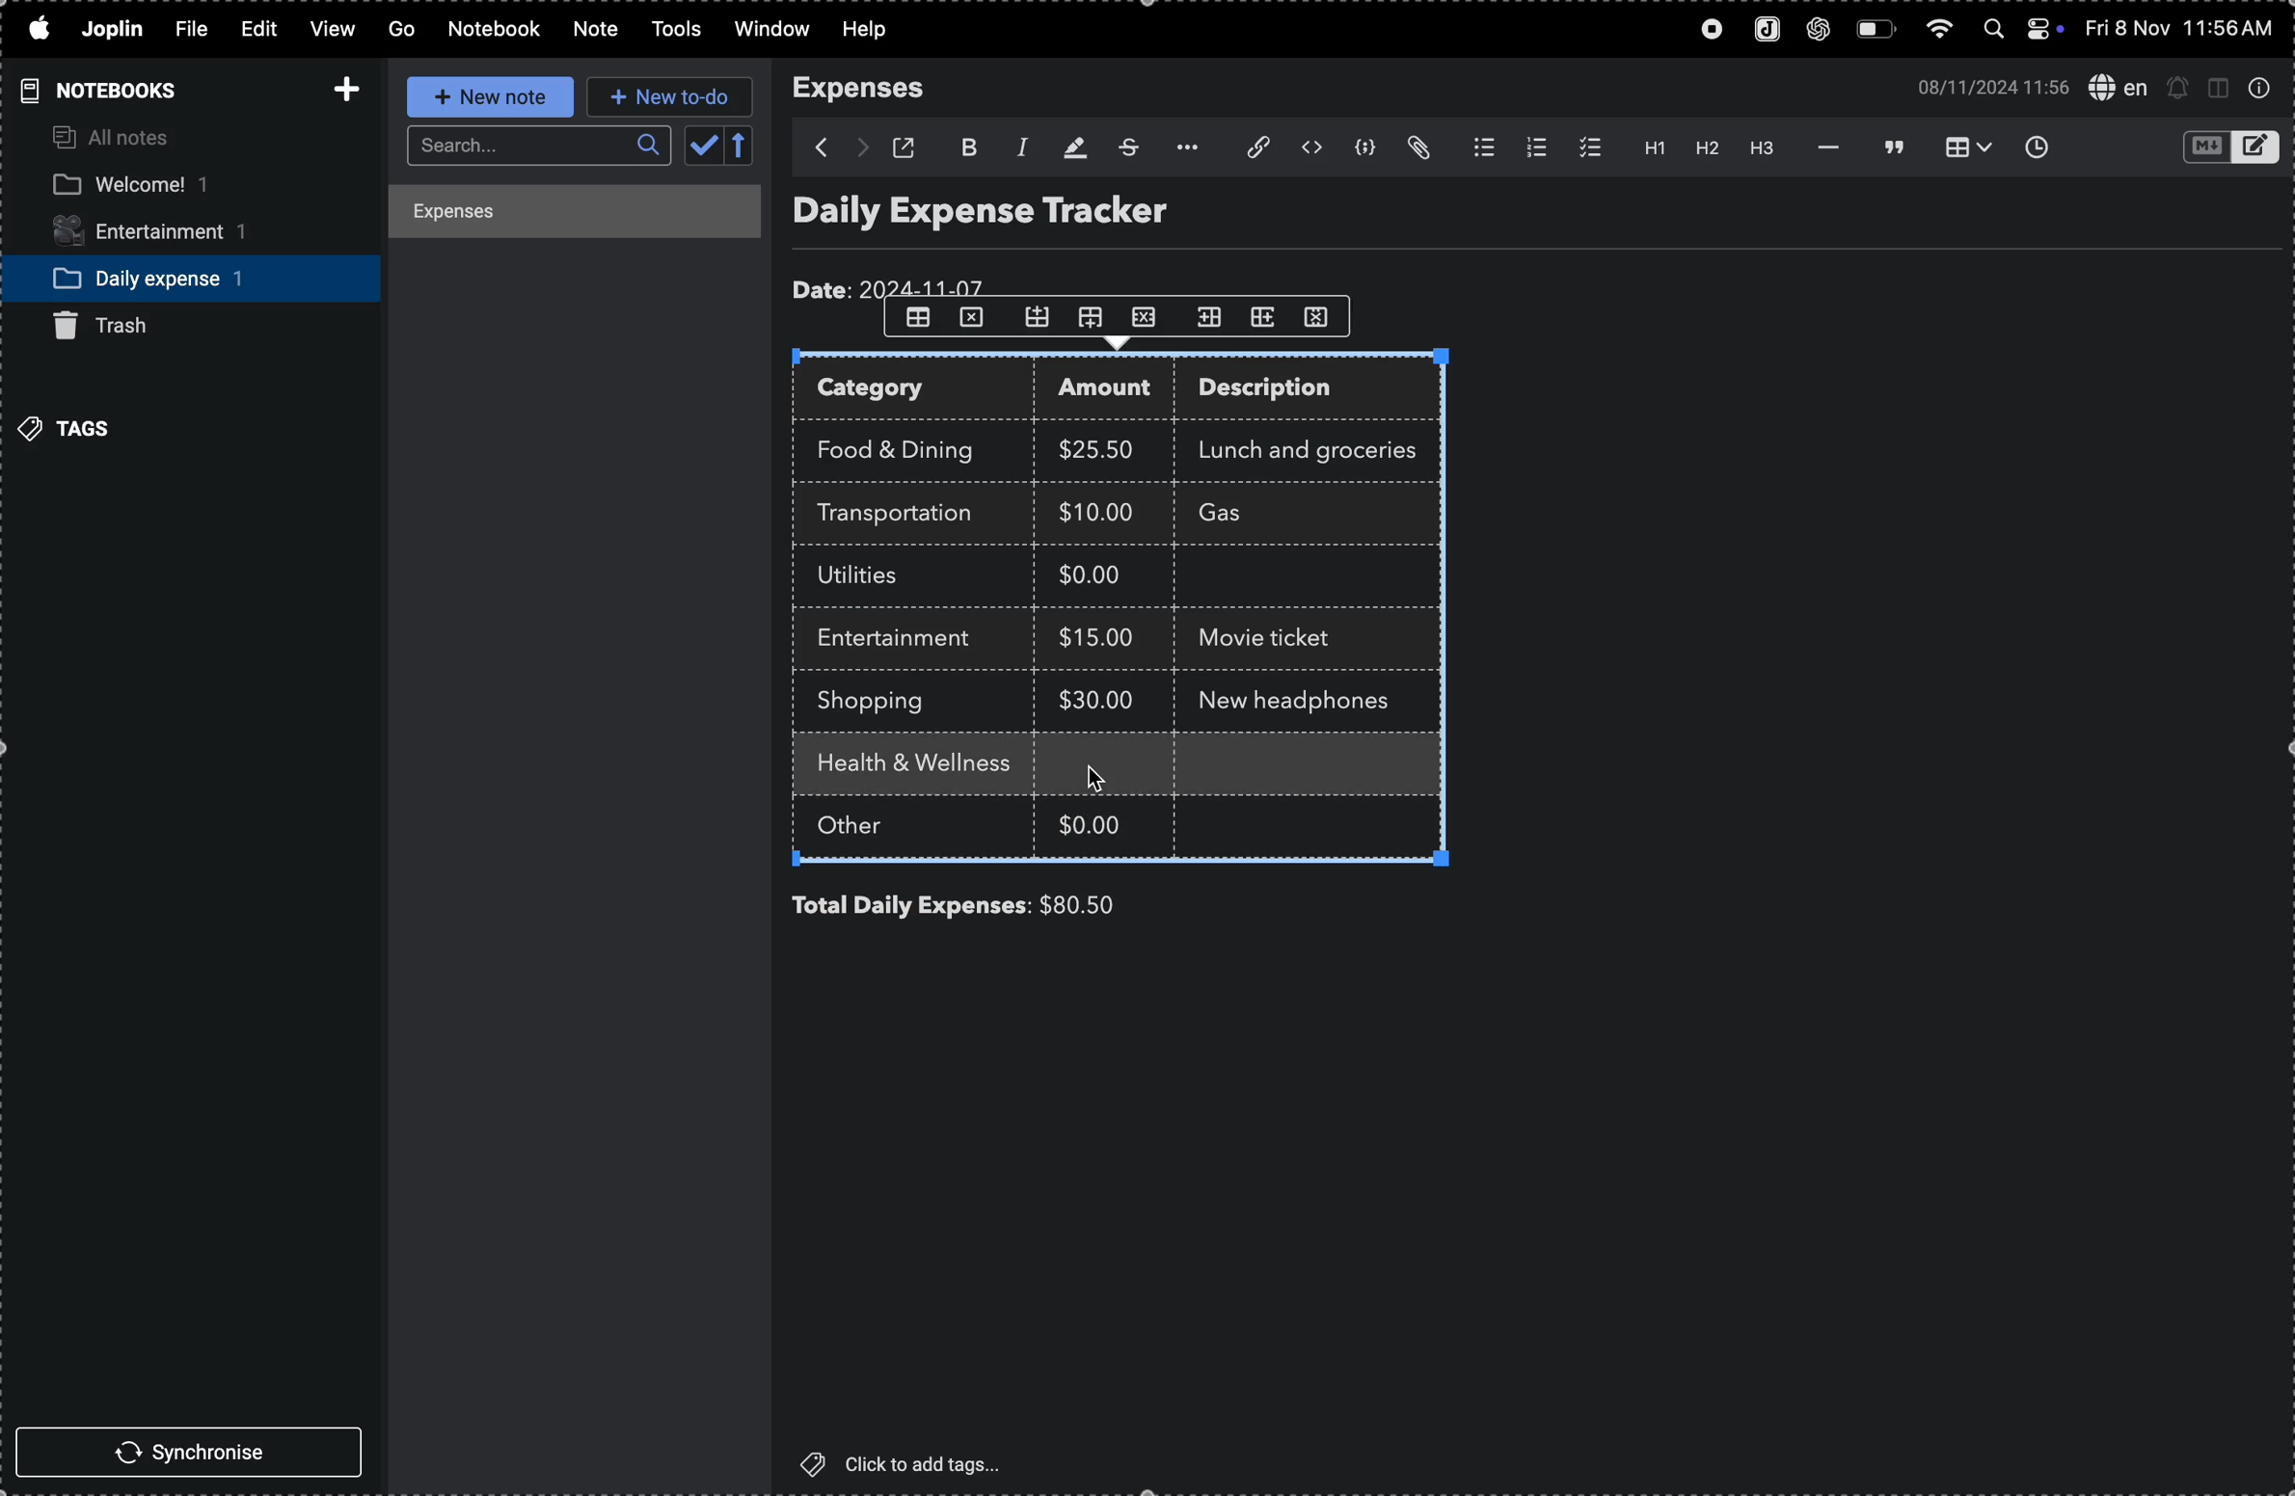 This screenshot has height=1496, width=2295. What do you see at coordinates (720, 147) in the screenshot?
I see `calendar` at bounding box center [720, 147].